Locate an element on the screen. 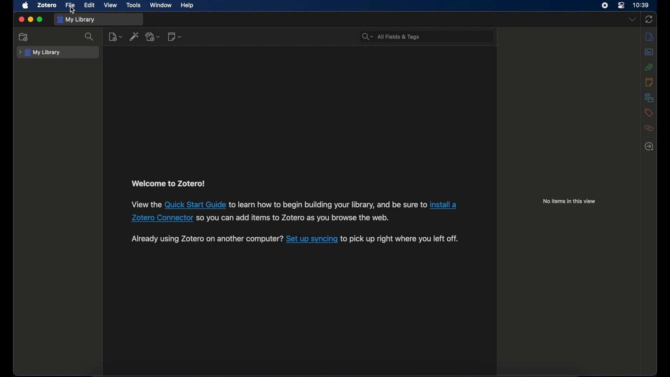 This screenshot has width=670, height=377. View the is located at coordinates (145, 204).